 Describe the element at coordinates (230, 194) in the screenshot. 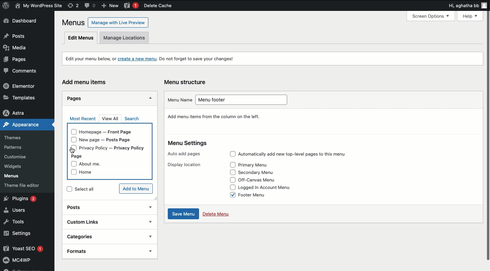

I see `Check box` at that location.